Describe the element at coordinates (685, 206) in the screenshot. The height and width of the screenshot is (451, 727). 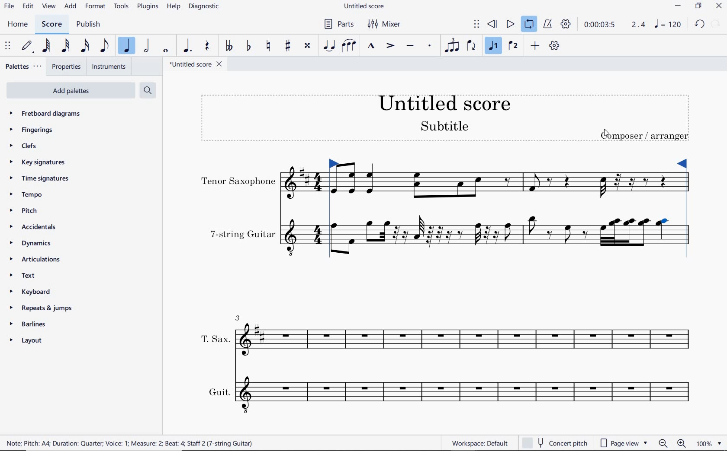
I see `Loop Market set right` at that location.